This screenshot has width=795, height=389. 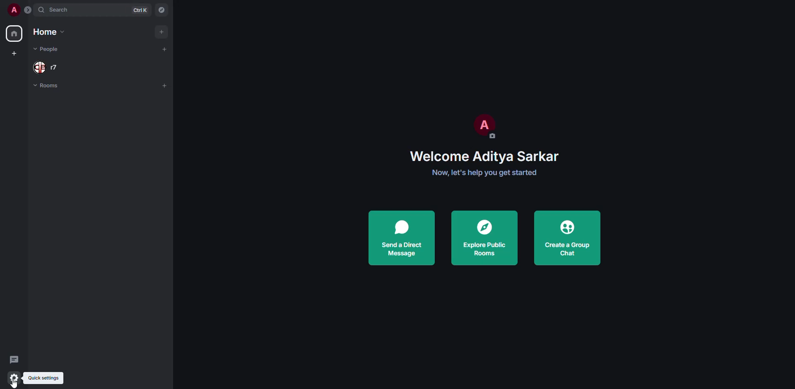 I want to click on Welcome Aditva Sarkar, so click(x=482, y=155).